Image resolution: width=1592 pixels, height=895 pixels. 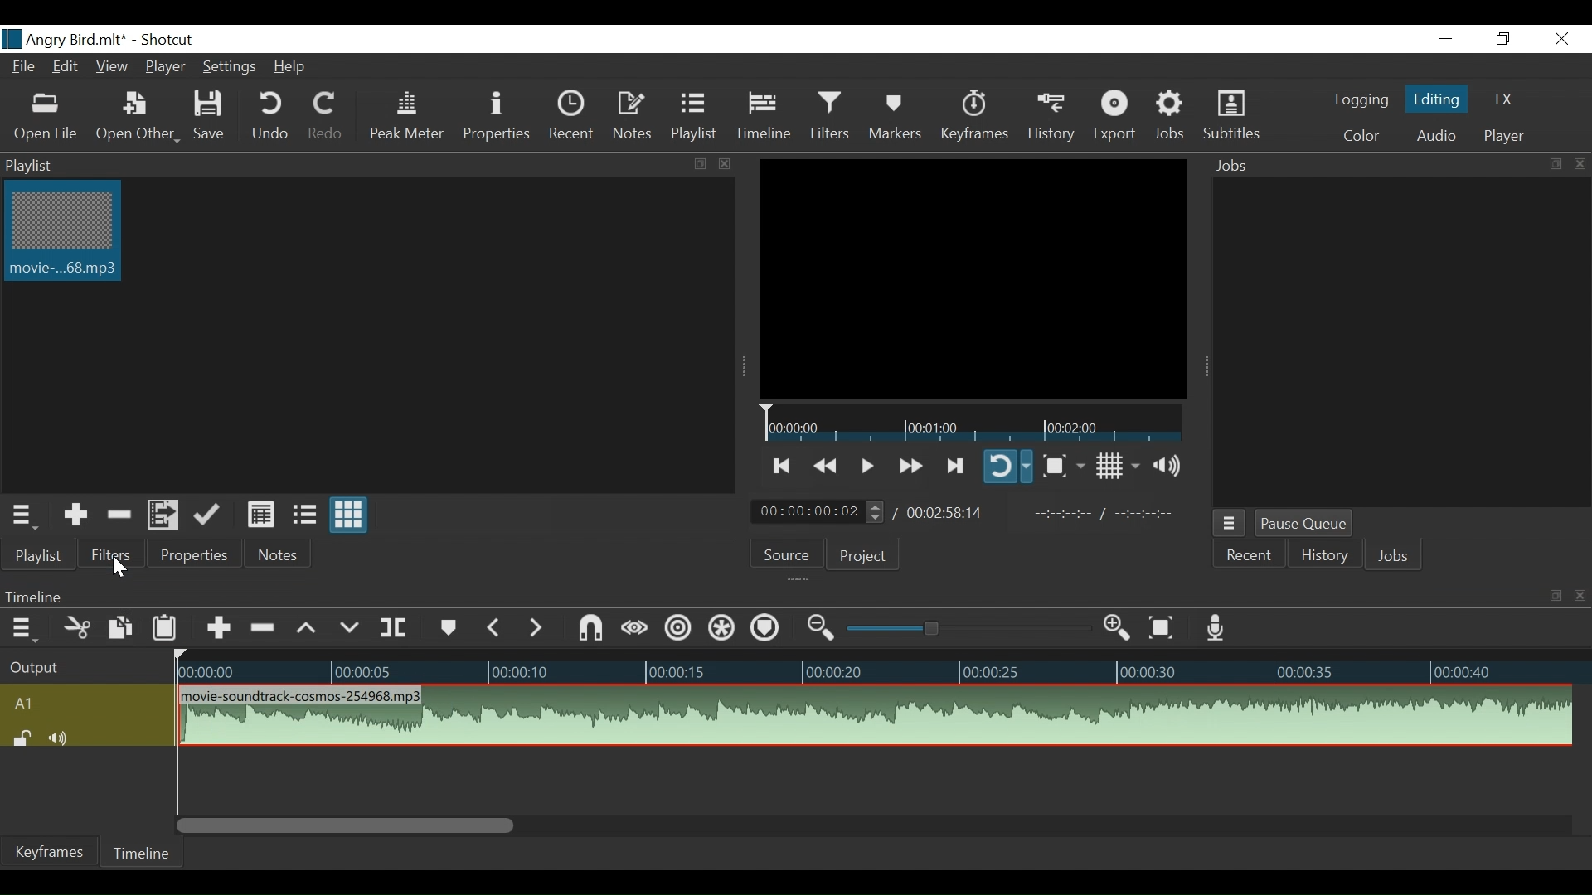 What do you see at coordinates (258, 515) in the screenshot?
I see `View as Details` at bounding box center [258, 515].